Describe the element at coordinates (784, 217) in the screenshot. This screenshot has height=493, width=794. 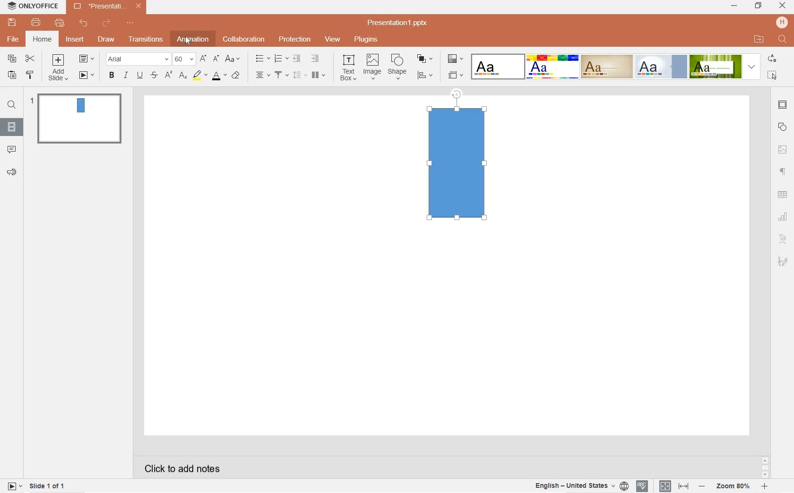
I see `chart settings` at that location.